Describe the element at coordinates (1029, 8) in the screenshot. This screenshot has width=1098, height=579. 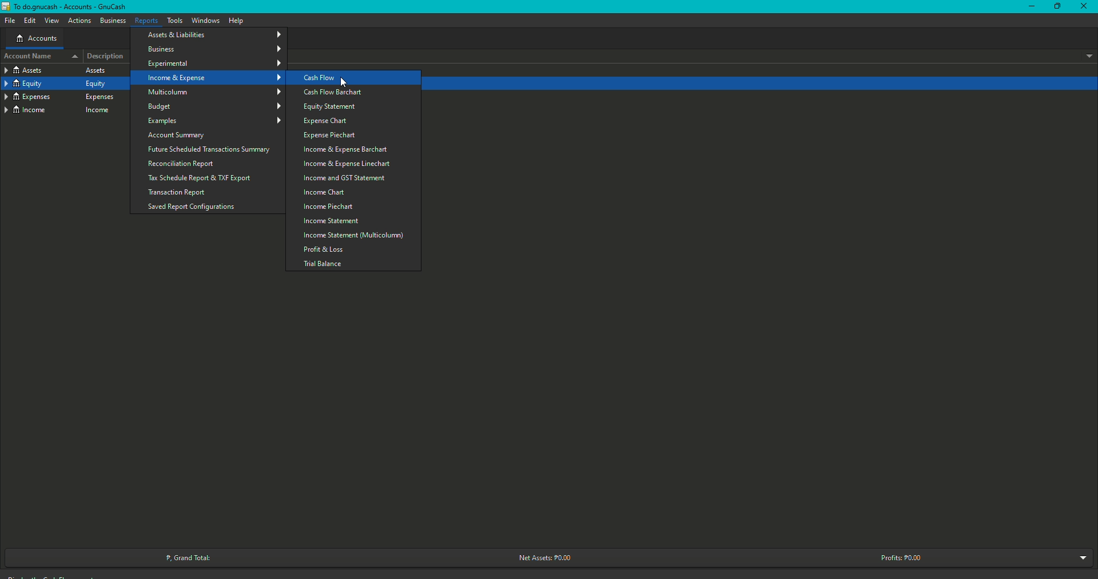
I see `Restore` at that location.